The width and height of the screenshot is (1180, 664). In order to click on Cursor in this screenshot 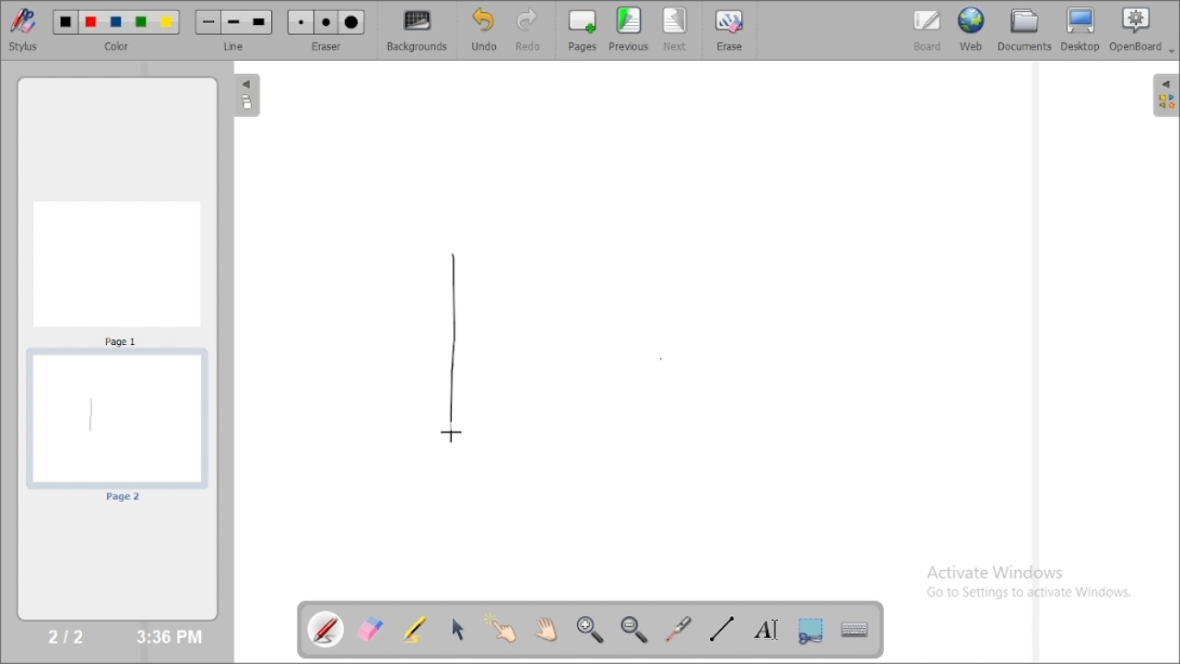, I will do `click(452, 435)`.